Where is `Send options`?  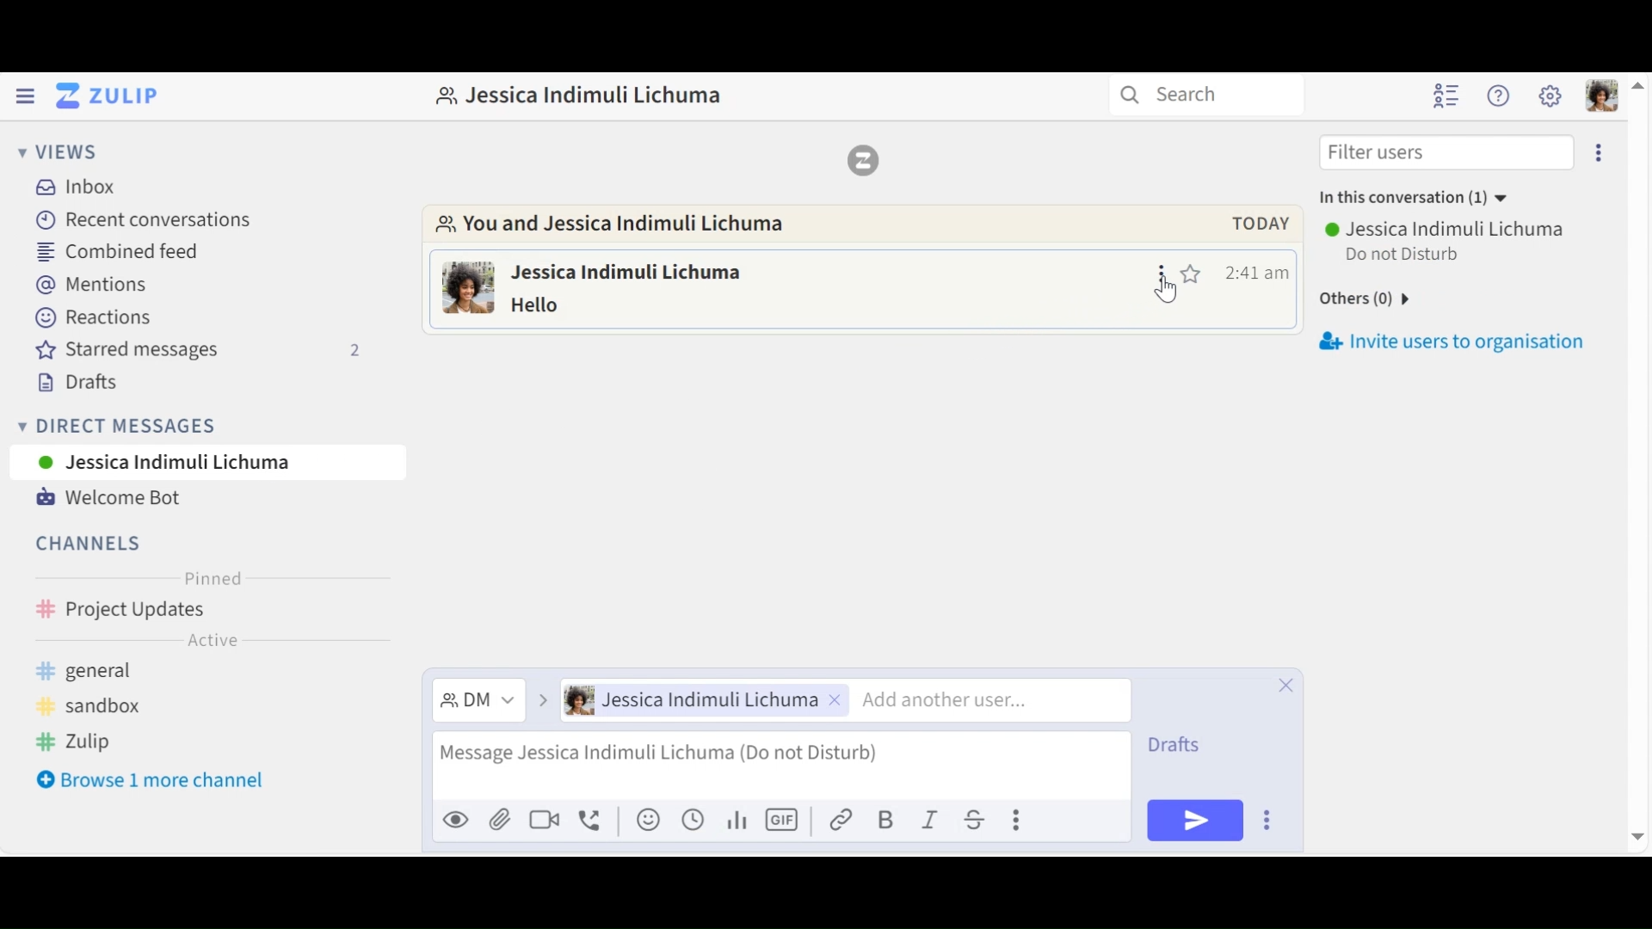
Send options is located at coordinates (1269, 820).